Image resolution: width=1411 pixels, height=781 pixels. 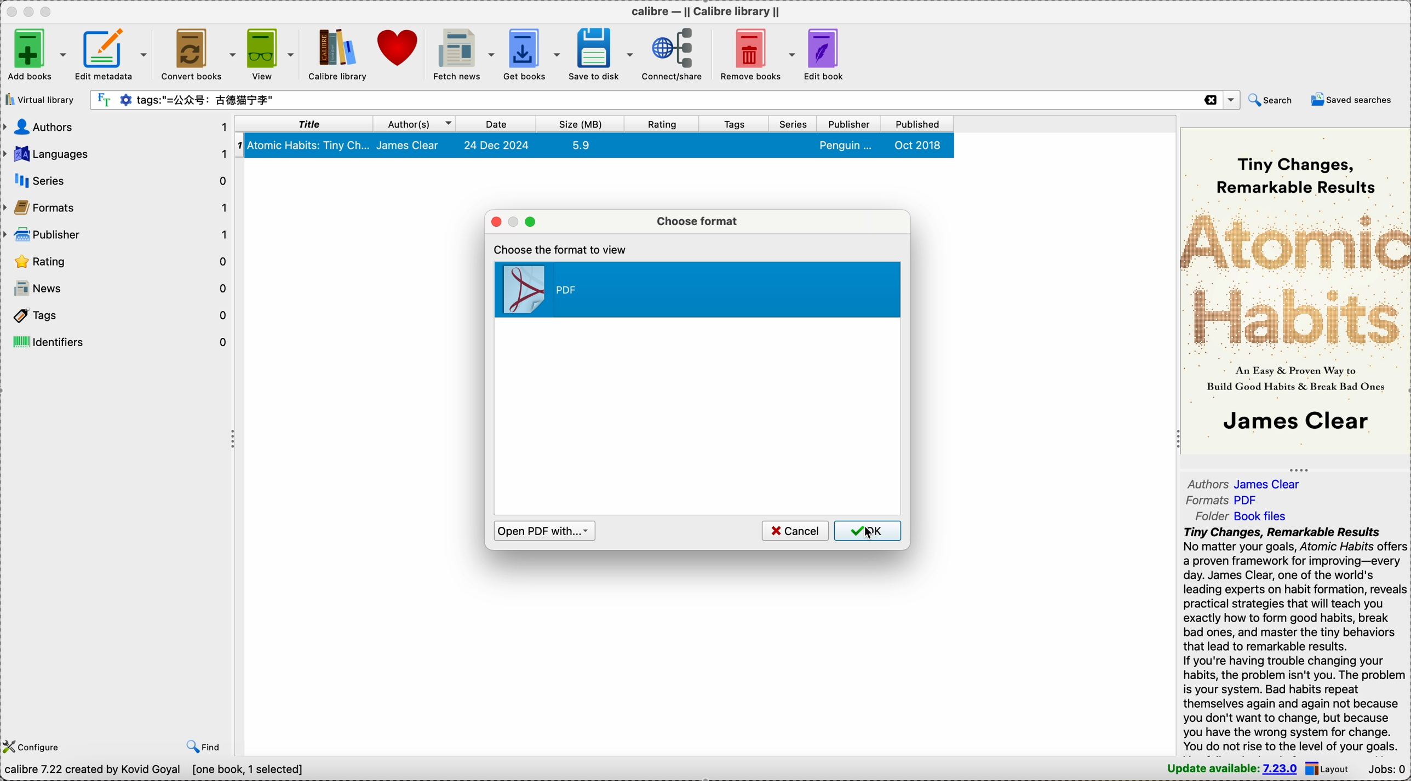 I want to click on connect/share, so click(x=672, y=55).